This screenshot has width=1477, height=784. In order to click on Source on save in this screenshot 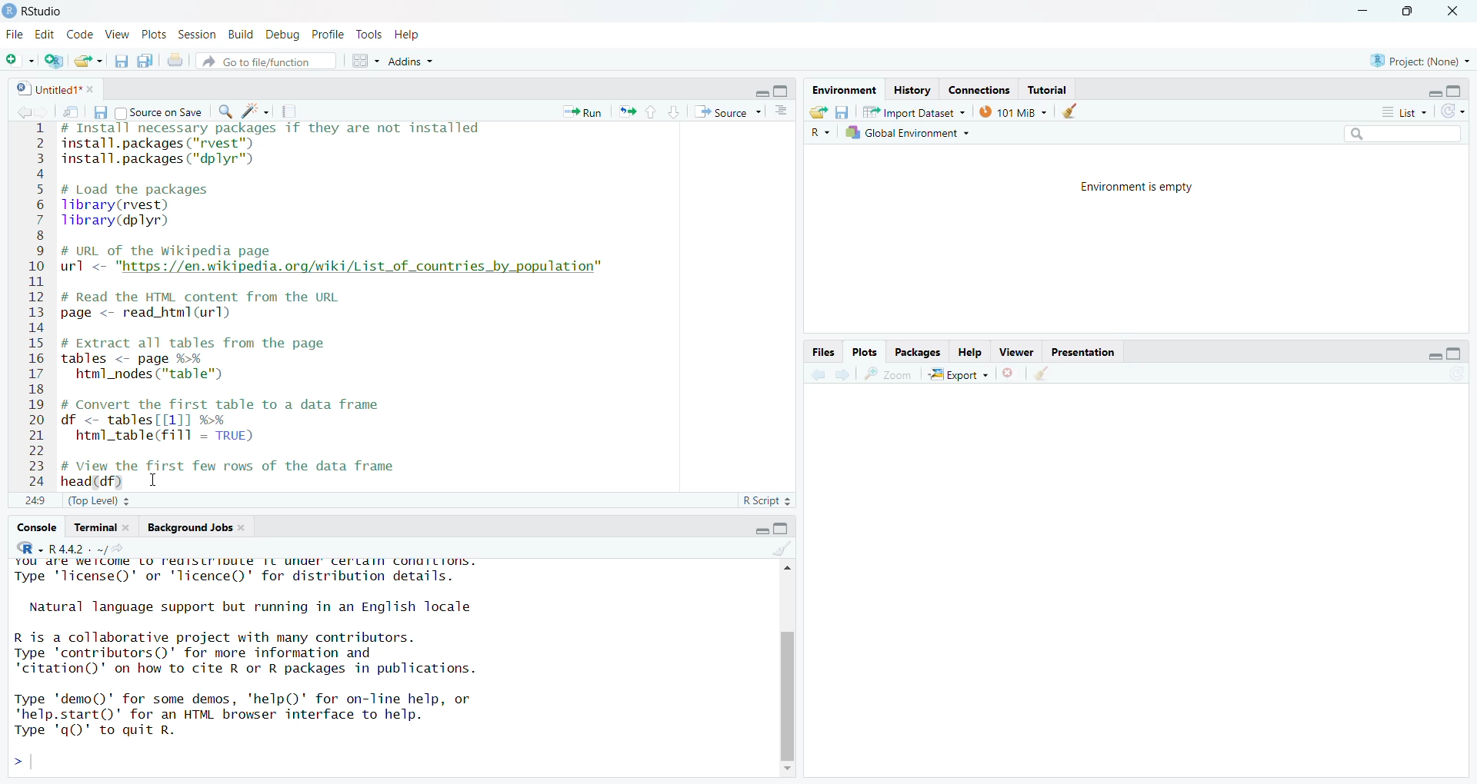, I will do `click(160, 112)`.